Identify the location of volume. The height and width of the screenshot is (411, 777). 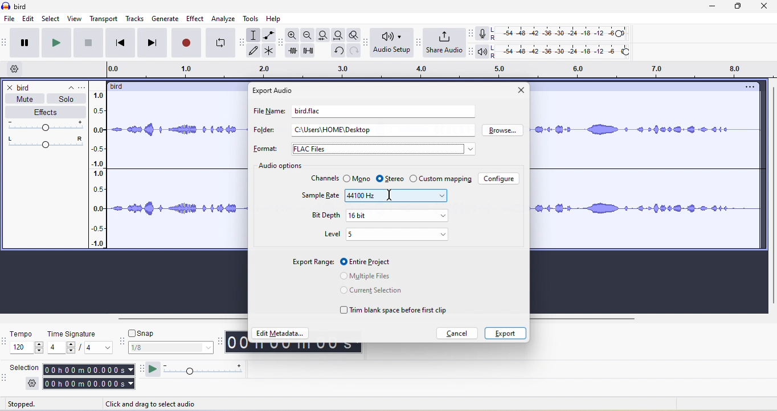
(47, 126).